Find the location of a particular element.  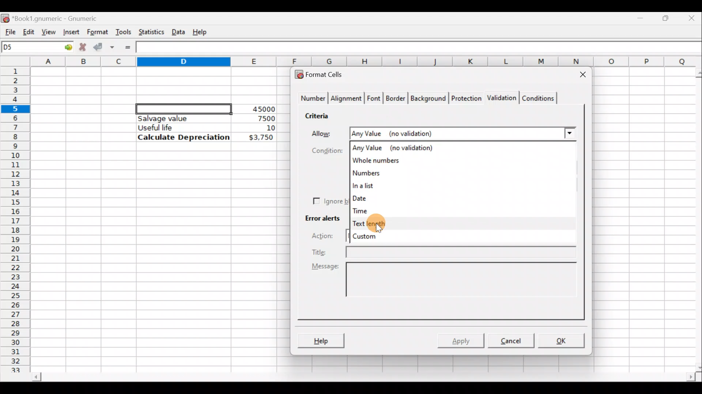

Criteria is located at coordinates (320, 115).